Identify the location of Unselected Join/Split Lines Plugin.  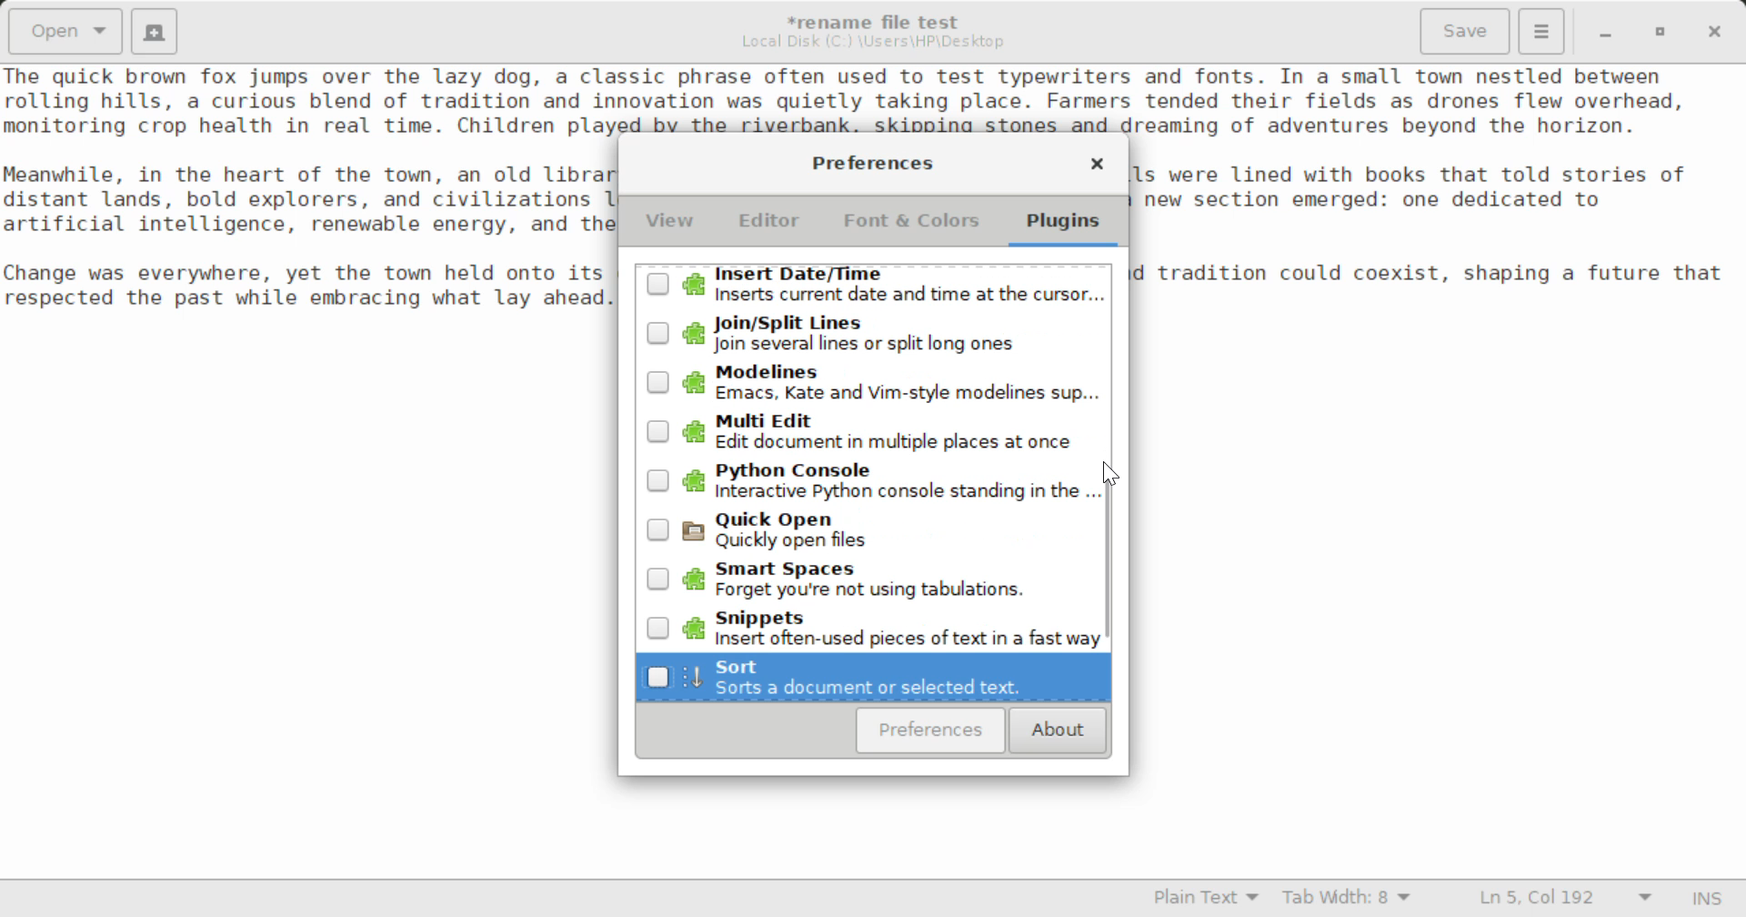
(871, 336).